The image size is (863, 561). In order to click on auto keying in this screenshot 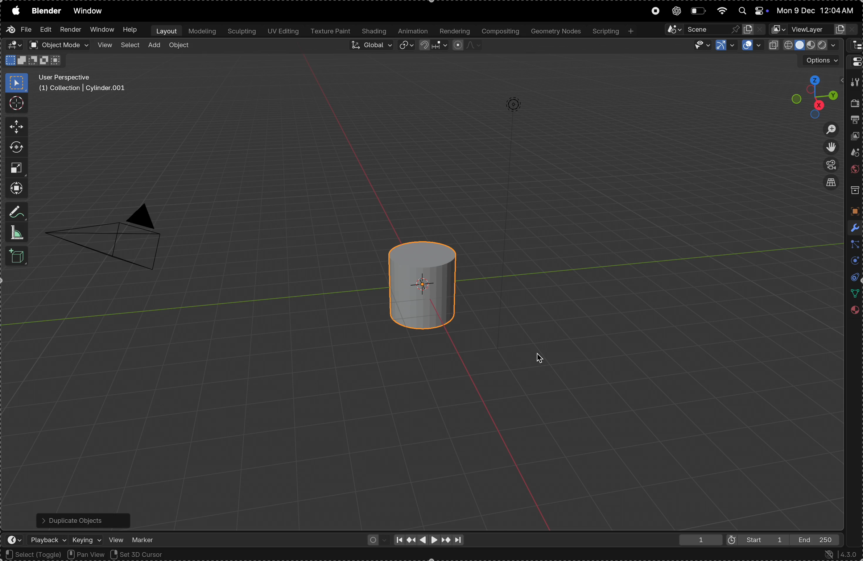, I will do `click(376, 539)`.